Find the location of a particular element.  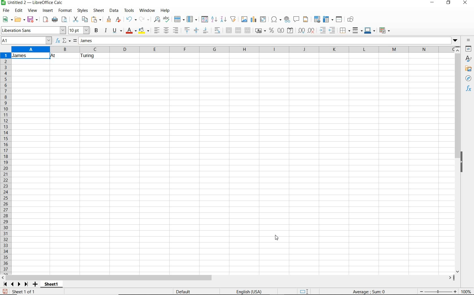

clear direct formatting is located at coordinates (118, 20).